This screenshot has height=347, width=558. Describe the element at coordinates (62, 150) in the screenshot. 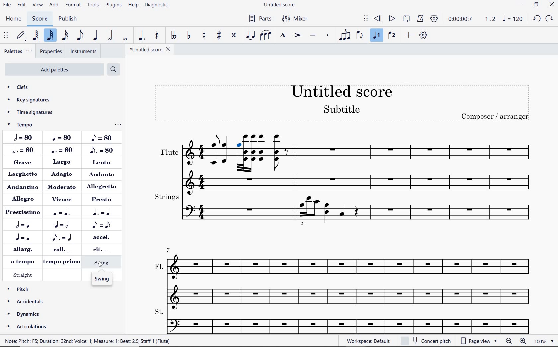

I see `DOTTED QUARTER NOTE` at that location.